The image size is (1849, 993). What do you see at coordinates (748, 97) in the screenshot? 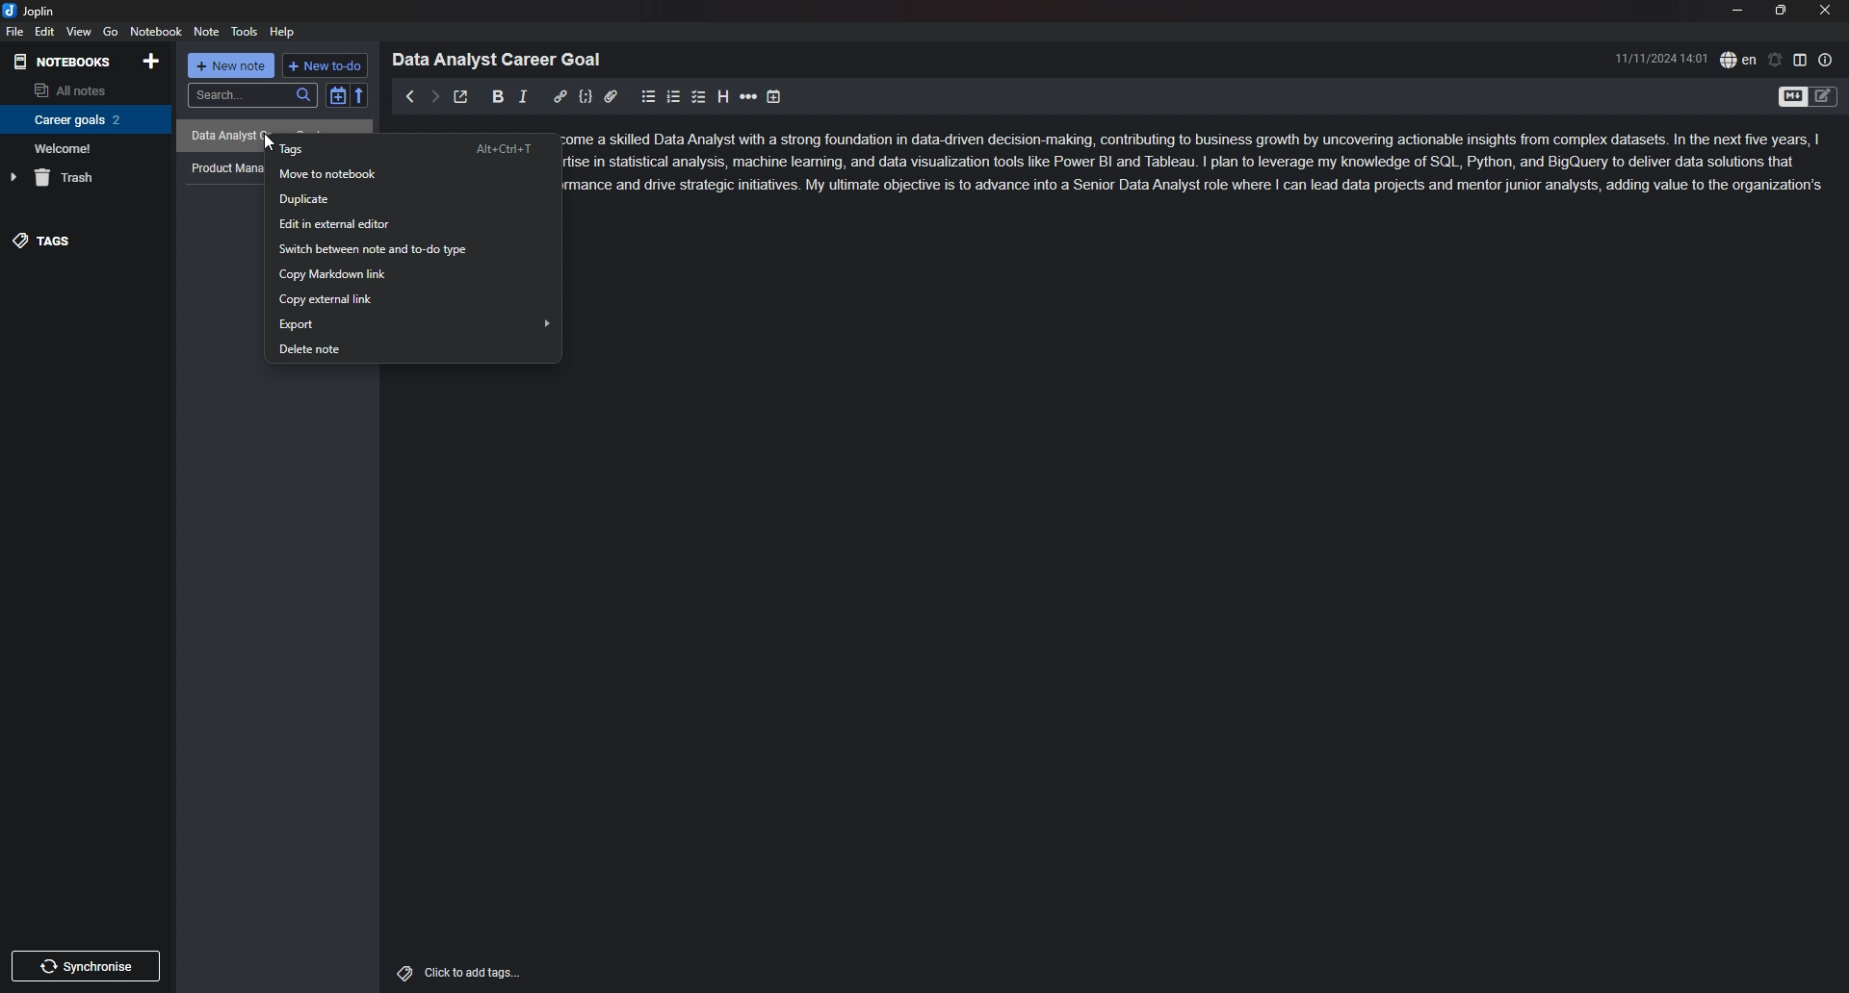
I see `horizontal rule` at bounding box center [748, 97].